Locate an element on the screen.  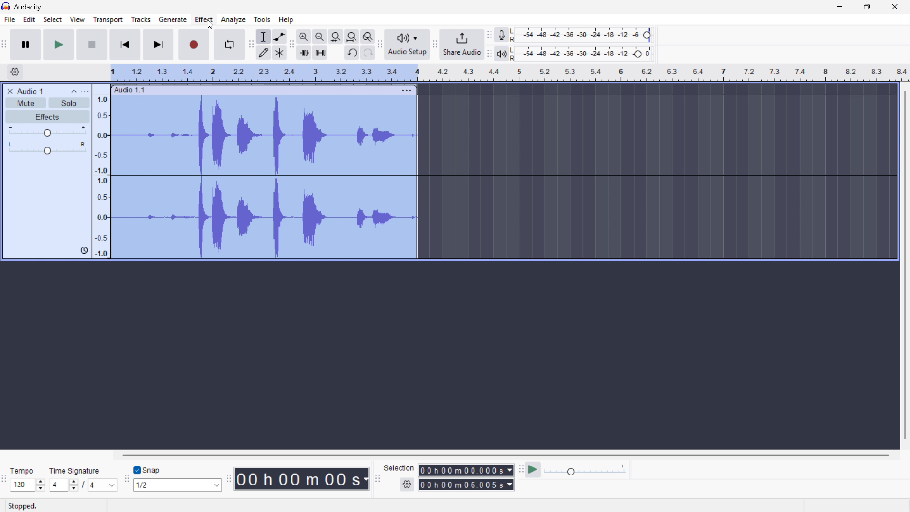
Playback metre toolbar is located at coordinates (489, 54).